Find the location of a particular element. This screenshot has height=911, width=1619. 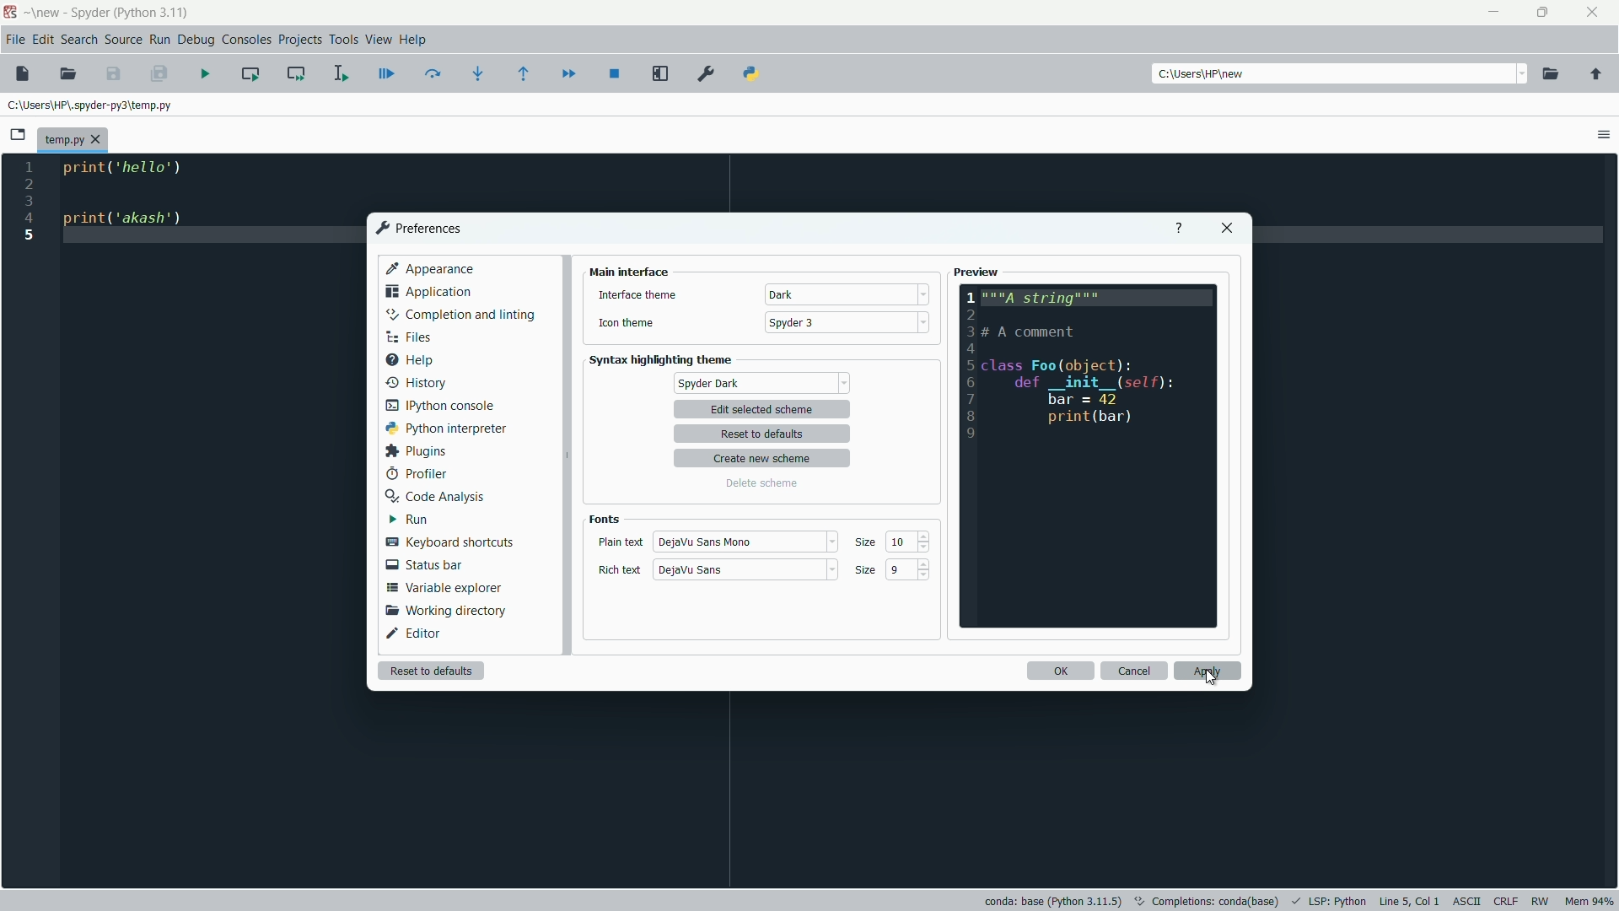

tools menu is located at coordinates (342, 40).